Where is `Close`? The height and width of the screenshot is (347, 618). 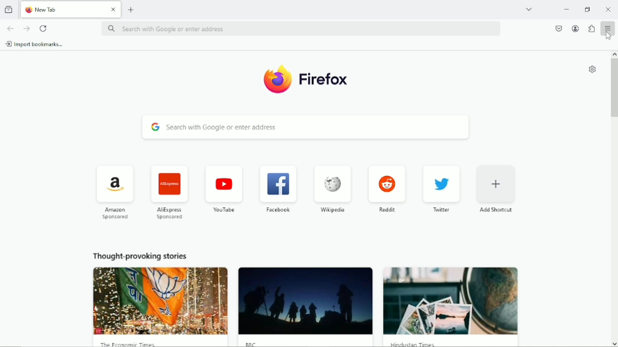 Close is located at coordinates (607, 8).